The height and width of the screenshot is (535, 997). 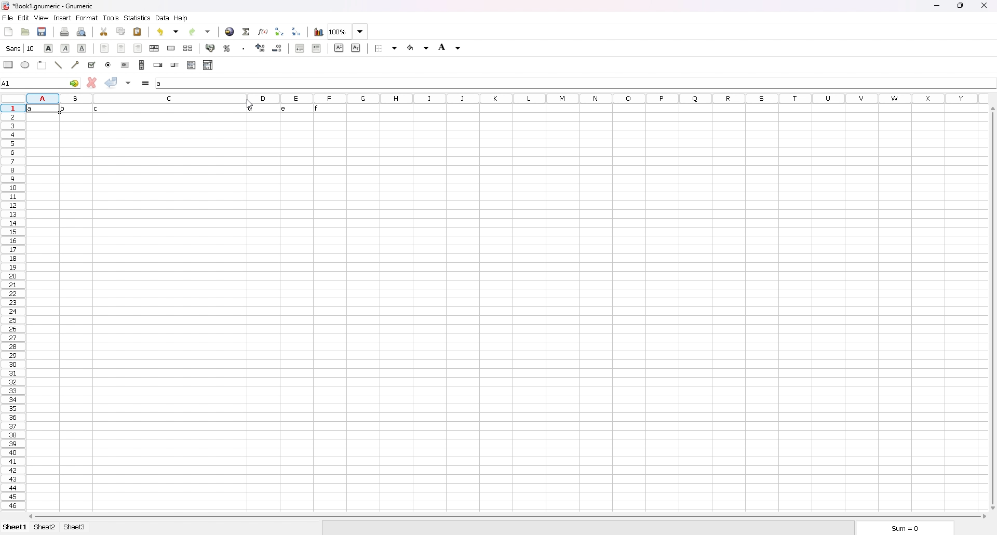 What do you see at coordinates (25, 31) in the screenshot?
I see `open` at bounding box center [25, 31].